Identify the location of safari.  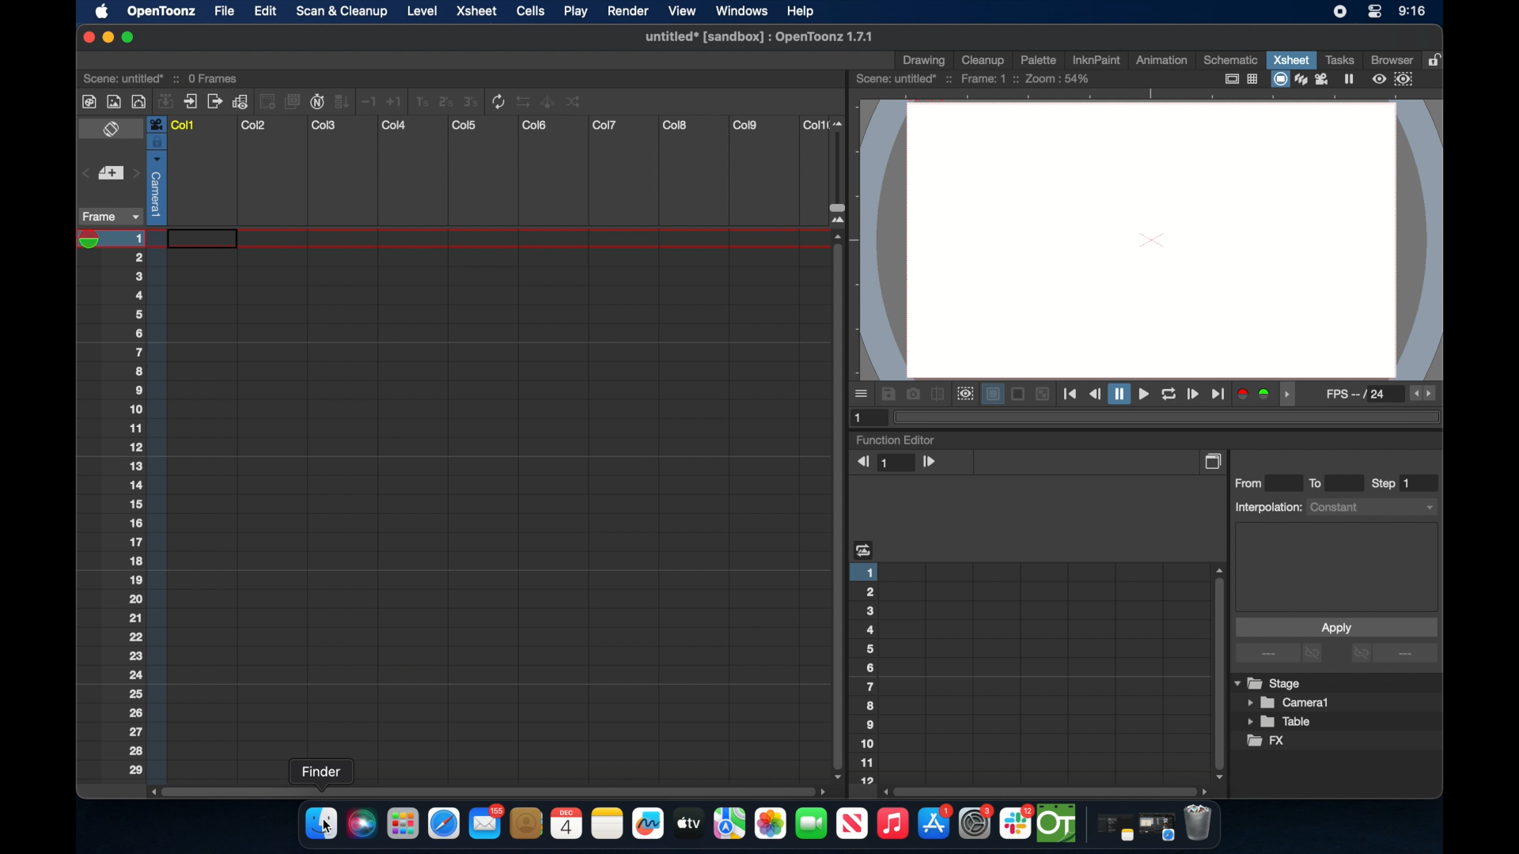
(445, 824).